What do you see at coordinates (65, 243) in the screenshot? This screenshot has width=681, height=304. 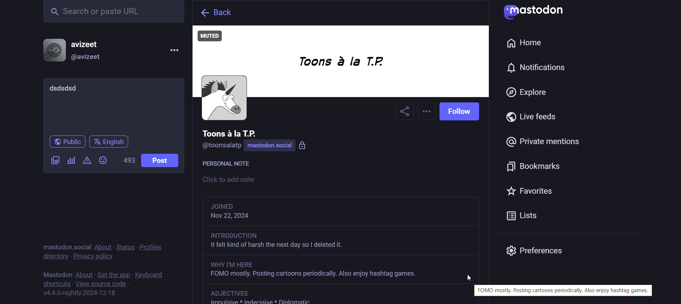 I see `text` at bounding box center [65, 243].